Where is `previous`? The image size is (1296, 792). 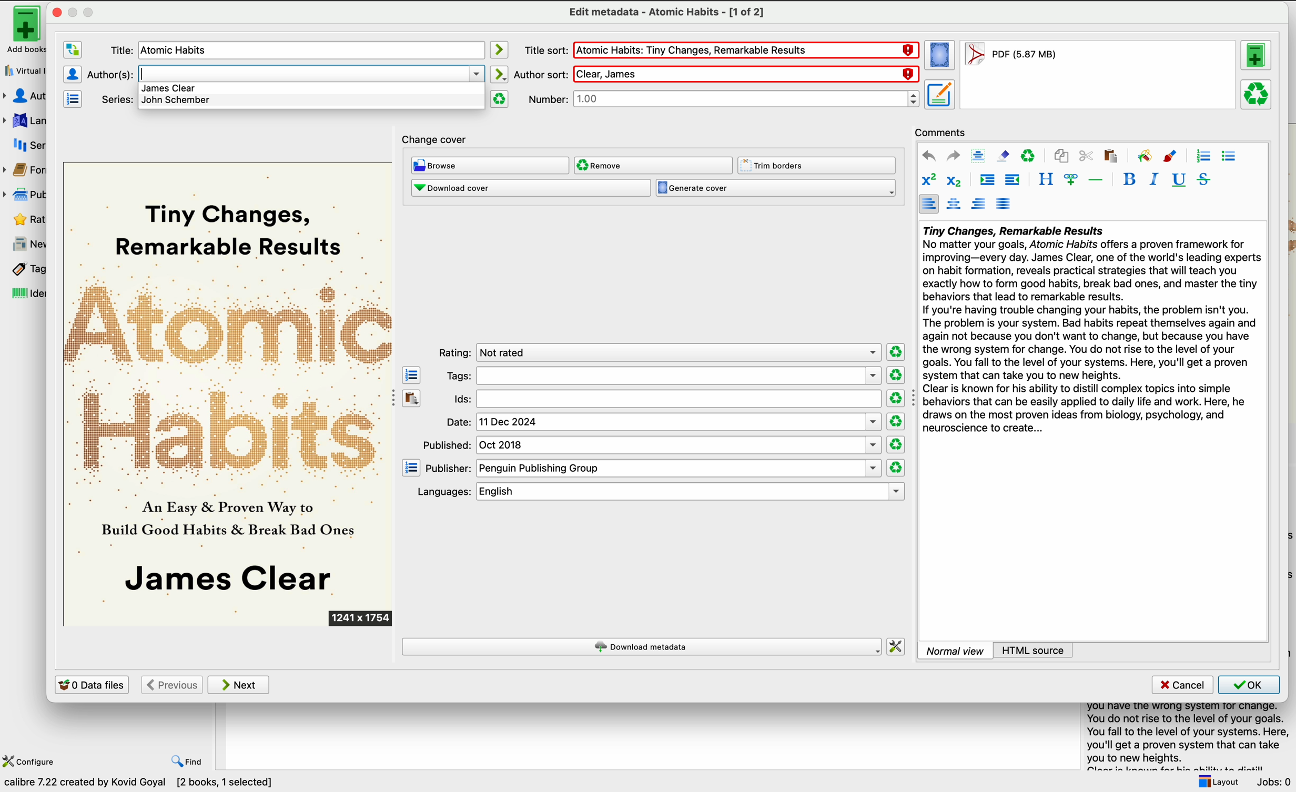
previous is located at coordinates (171, 685).